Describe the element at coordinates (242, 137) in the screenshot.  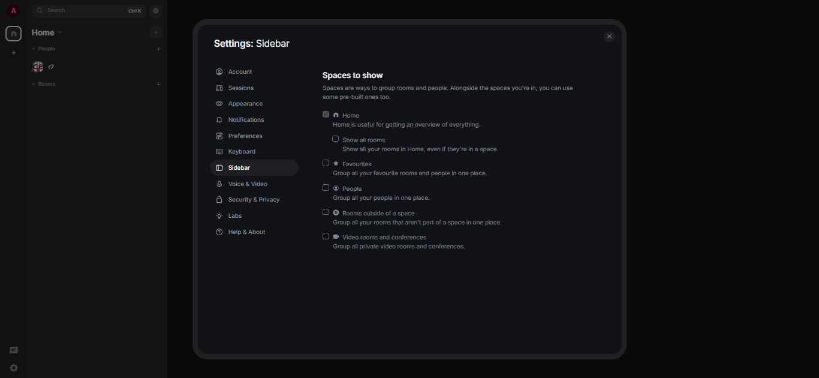
I see `preferences` at that location.